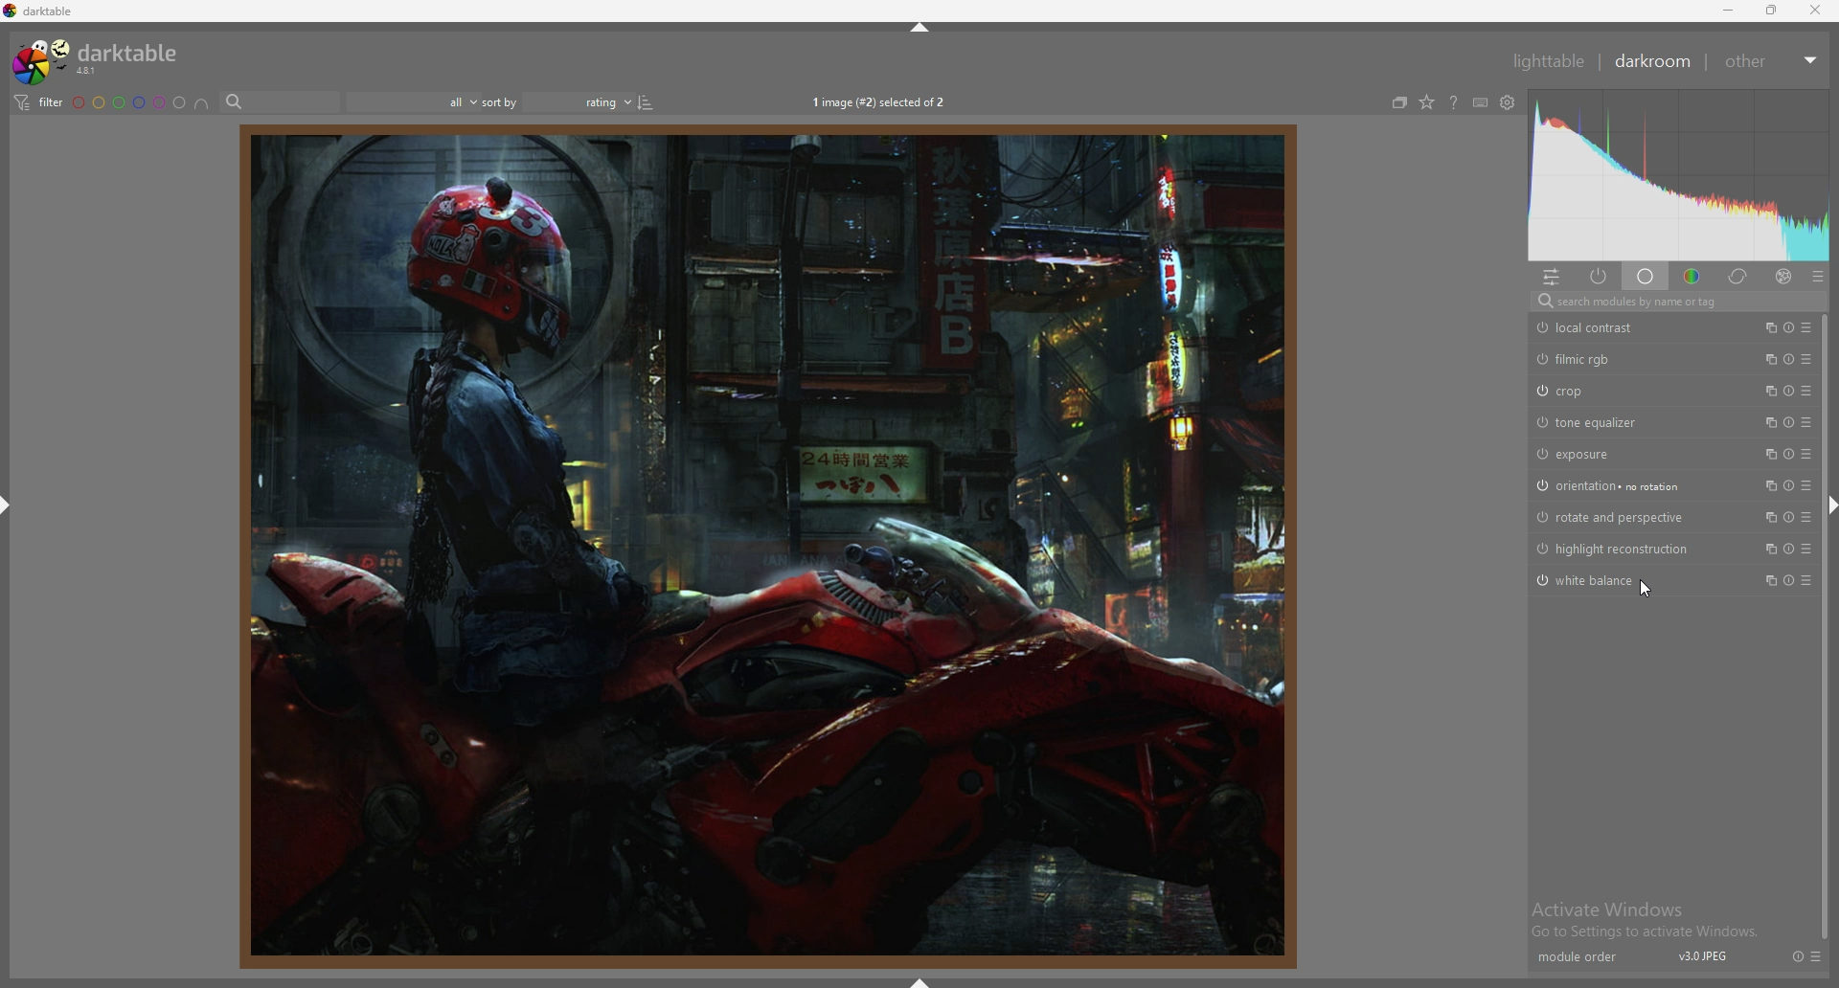 The height and width of the screenshot is (988, 1839). What do you see at coordinates (1806, 326) in the screenshot?
I see `presets` at bounding box center [1806, 326].